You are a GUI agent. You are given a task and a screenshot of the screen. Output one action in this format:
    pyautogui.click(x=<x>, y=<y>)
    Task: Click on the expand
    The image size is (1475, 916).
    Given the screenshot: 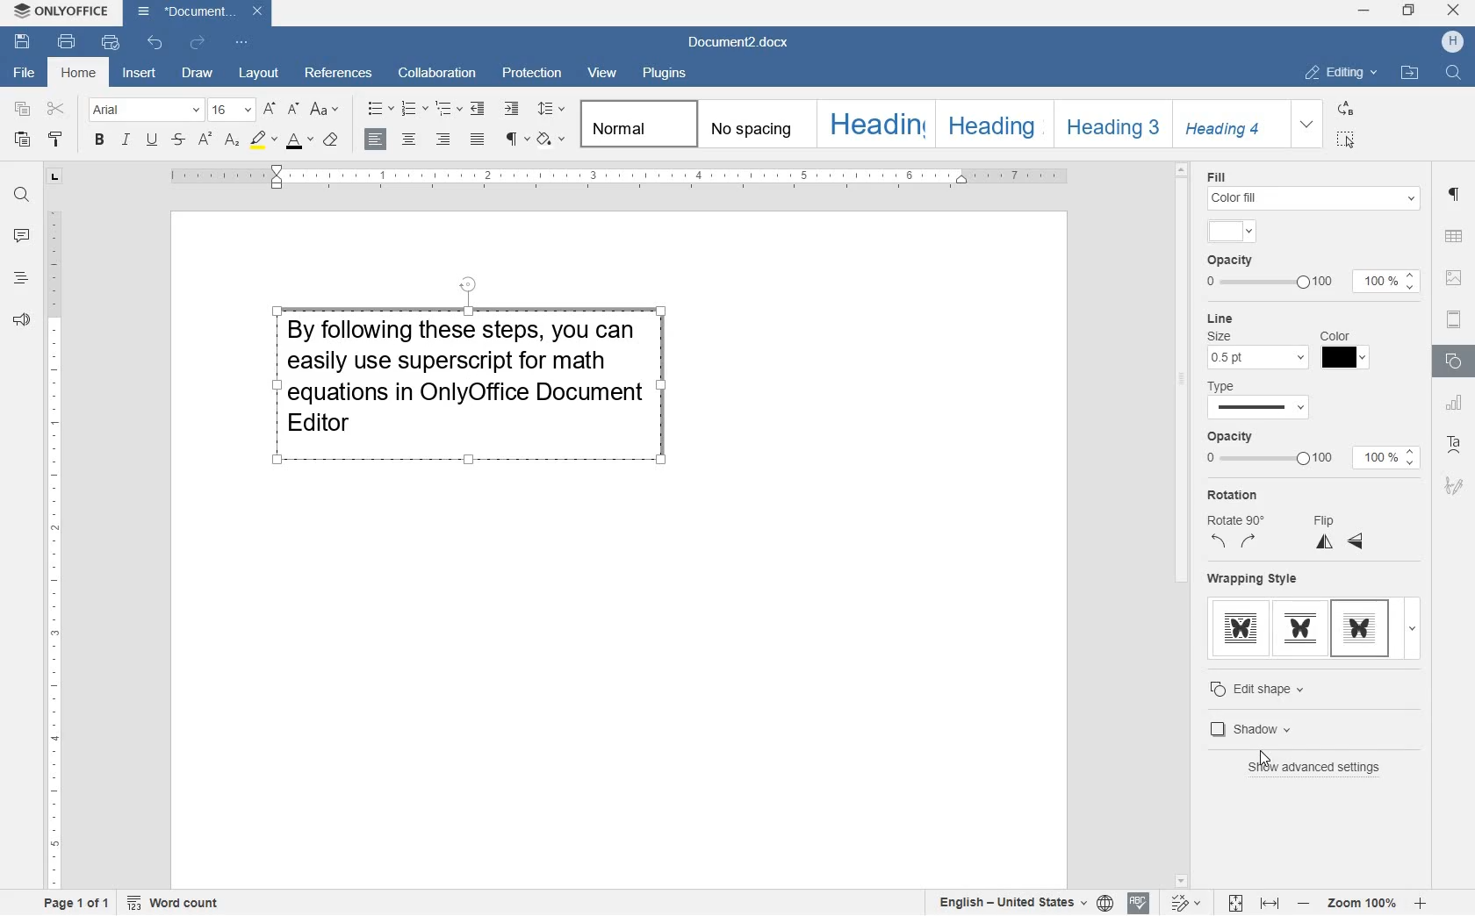 What is the action you would take?
    pyautogui.click(x=1413, y=629)
    